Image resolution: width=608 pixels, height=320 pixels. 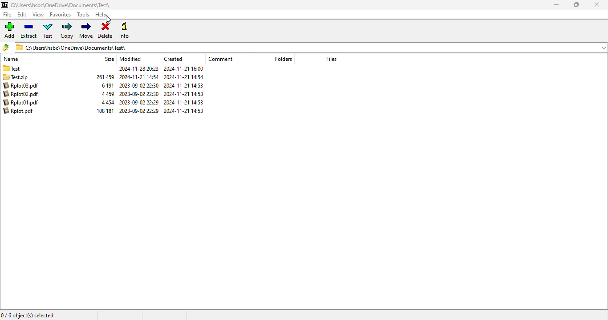 What do you see at coordinates (332, 59) in the screenshot?
I see `files` at bounding box center [332, 59].